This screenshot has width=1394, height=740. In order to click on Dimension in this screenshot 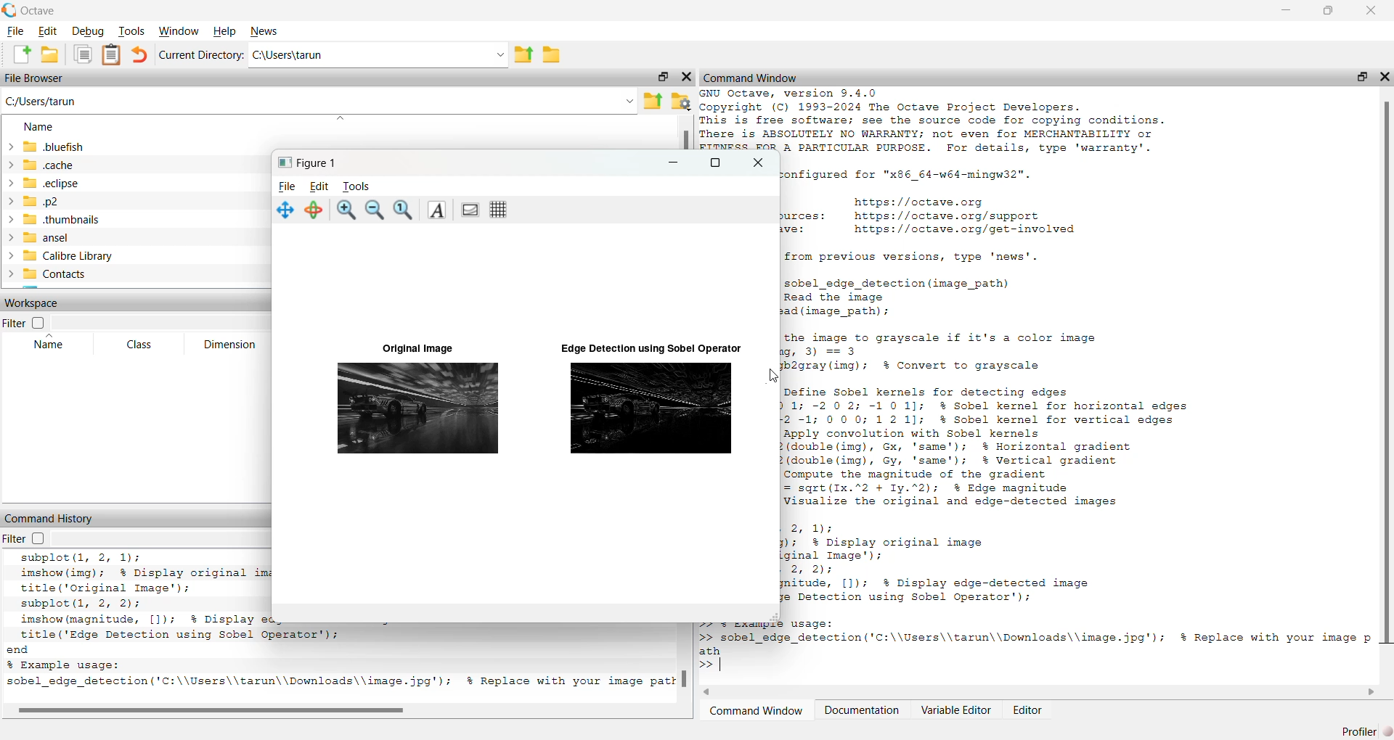, I will do `click(232, 342)`.